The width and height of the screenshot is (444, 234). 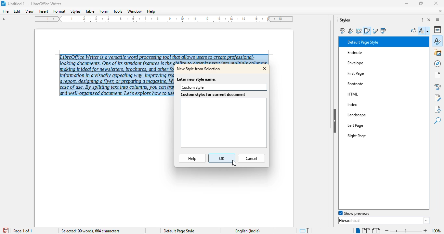 I want to click on OK, so click(x=221, y=158).